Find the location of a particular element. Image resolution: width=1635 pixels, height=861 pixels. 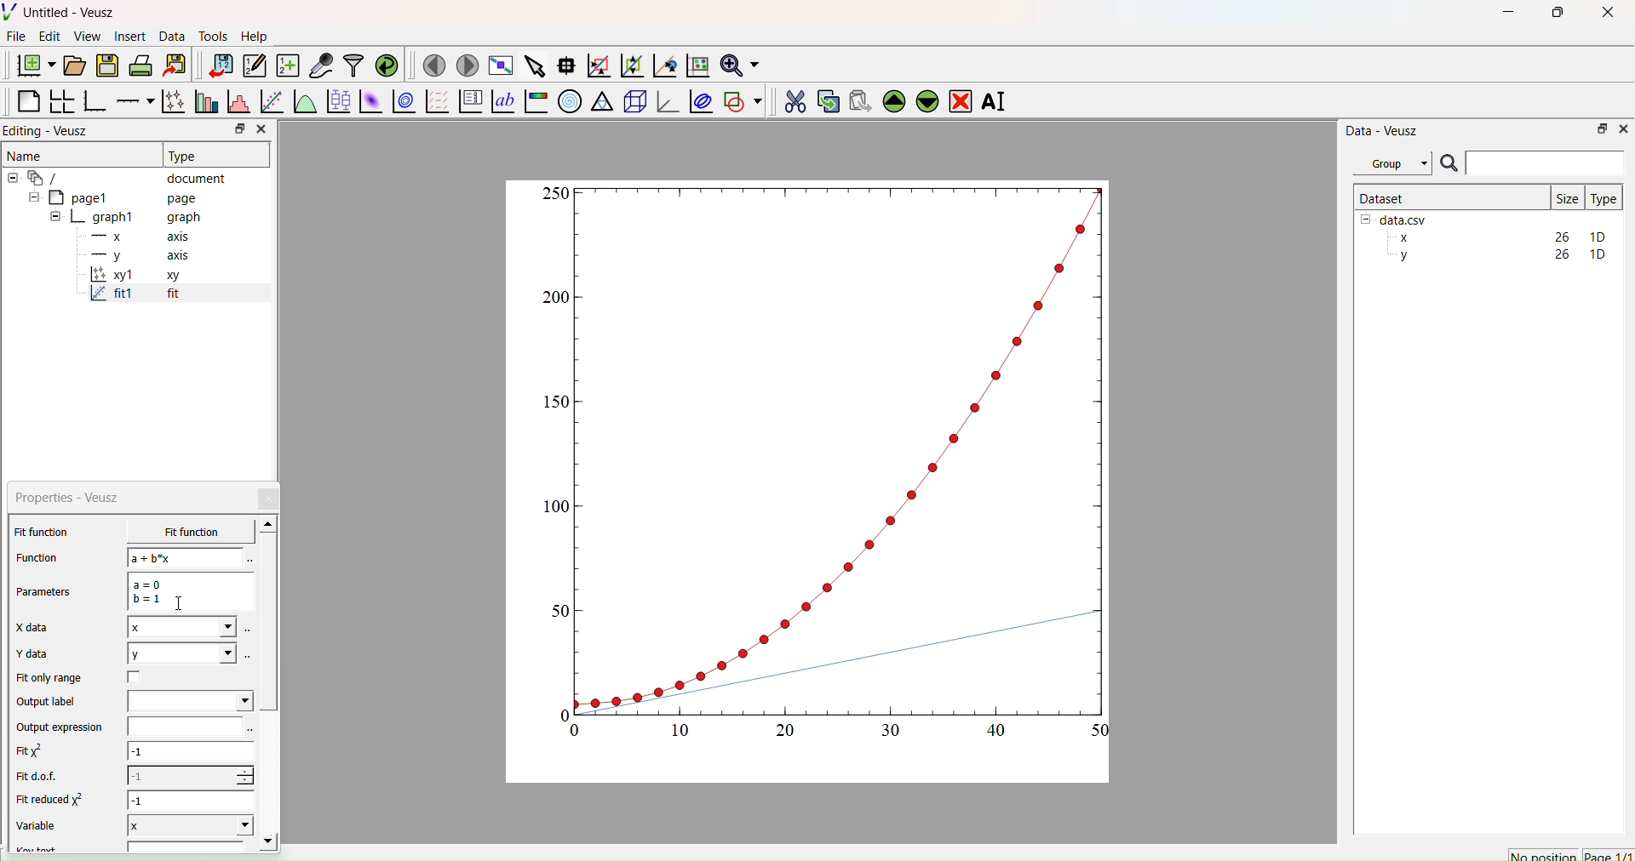

y is located at coordinates (181, 654).